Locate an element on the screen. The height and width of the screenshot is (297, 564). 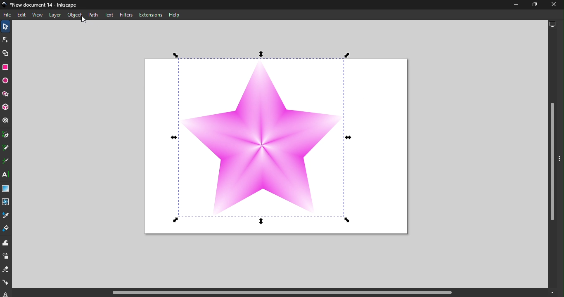
Edit is located at coordinates (22, 15).